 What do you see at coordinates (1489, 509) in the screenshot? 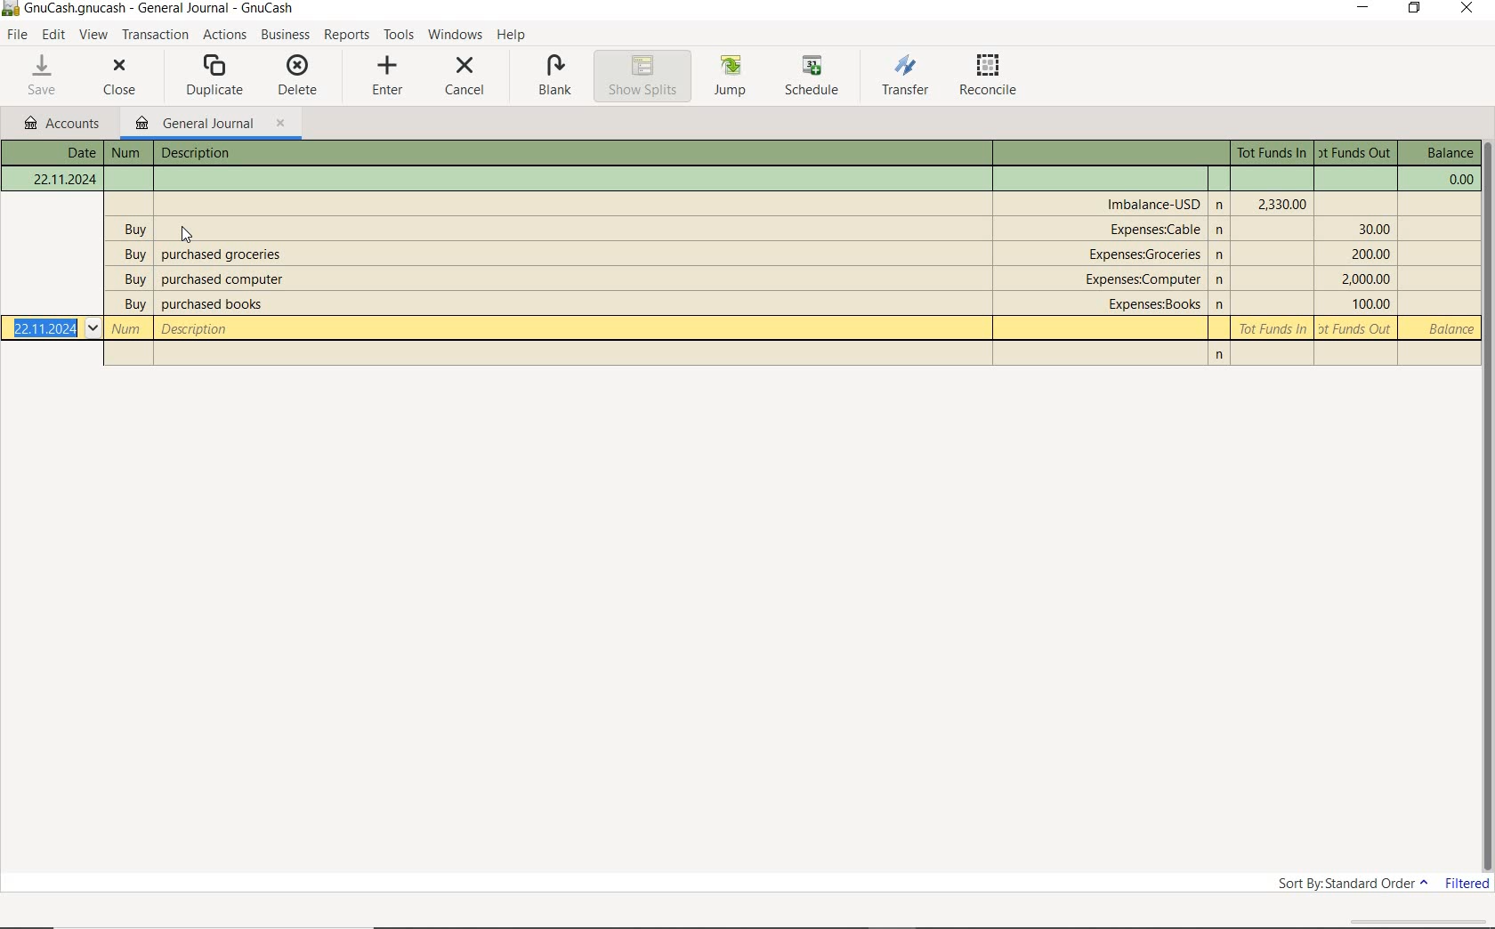
I see `Vertical slide bar` at bounding box center [1489, 509].